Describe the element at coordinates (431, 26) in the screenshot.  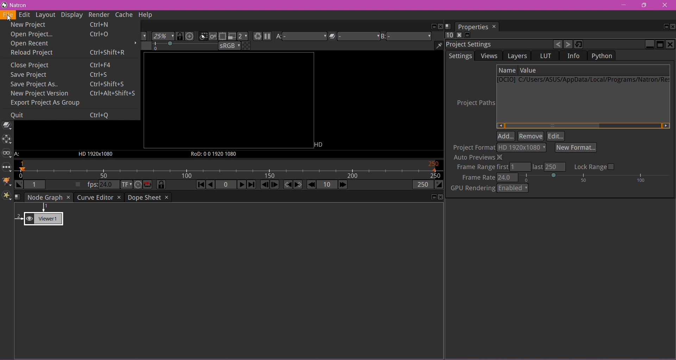
I see `Float pane` at that location.